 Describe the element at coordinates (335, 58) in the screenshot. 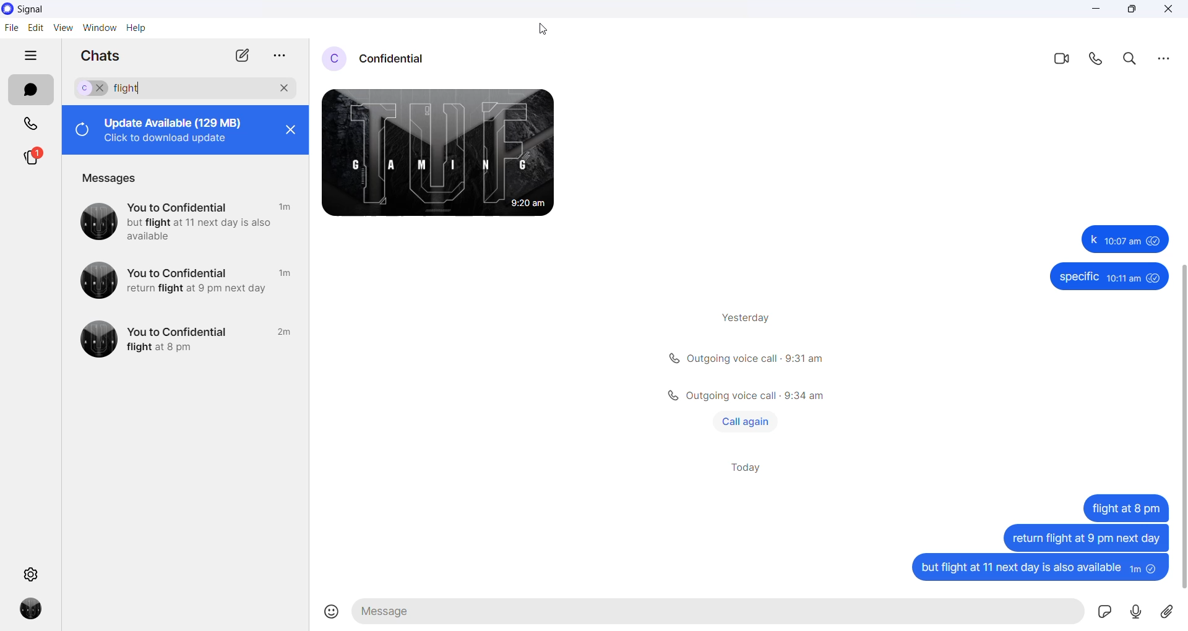

I see `profile picture` at that location.